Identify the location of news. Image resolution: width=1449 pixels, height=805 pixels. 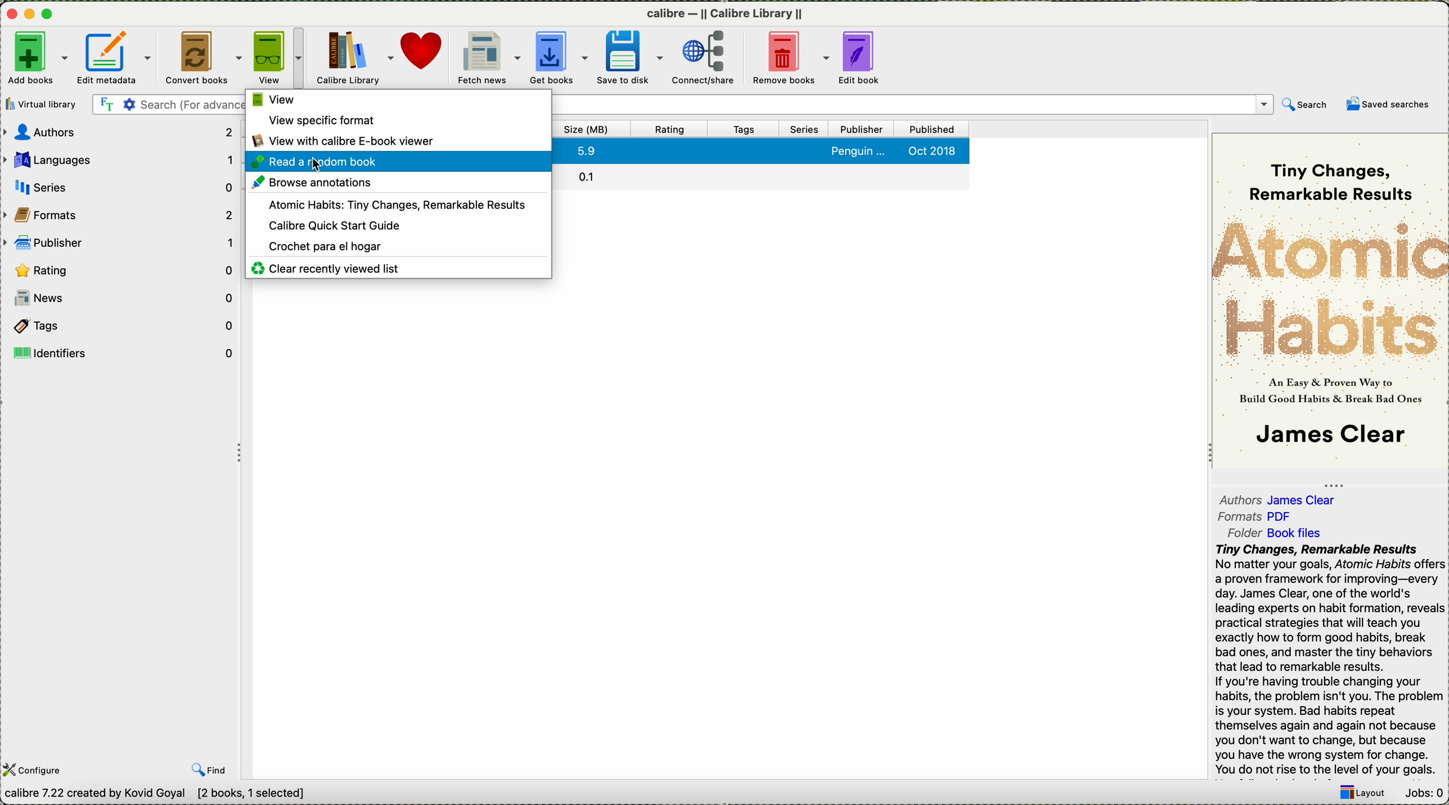
(124, 299).